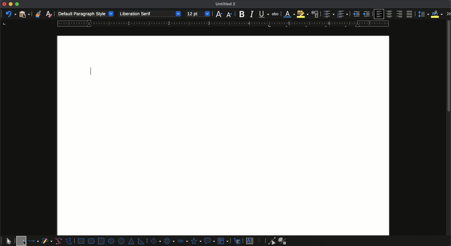 The image size is (451, 246). What do you see at coordinates (9, 240) in the screenshot?
I see `select` at bounding box center [9, 240].